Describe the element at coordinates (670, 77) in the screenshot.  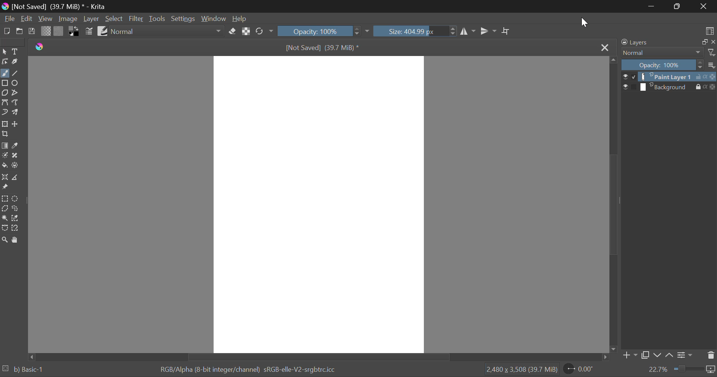
I see `Paint Layer` at that location.